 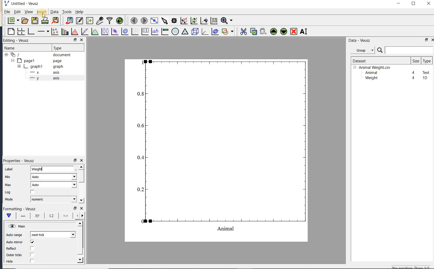 I want to click on Weight, so click(x=53, y=169).